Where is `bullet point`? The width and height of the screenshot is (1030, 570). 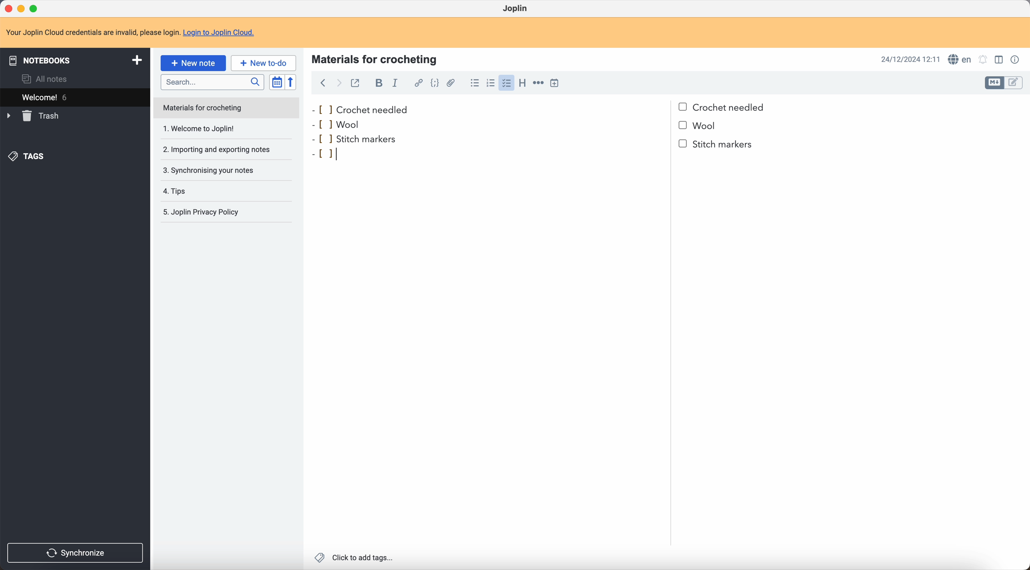 bullet point is located at coordinates (321, 139).